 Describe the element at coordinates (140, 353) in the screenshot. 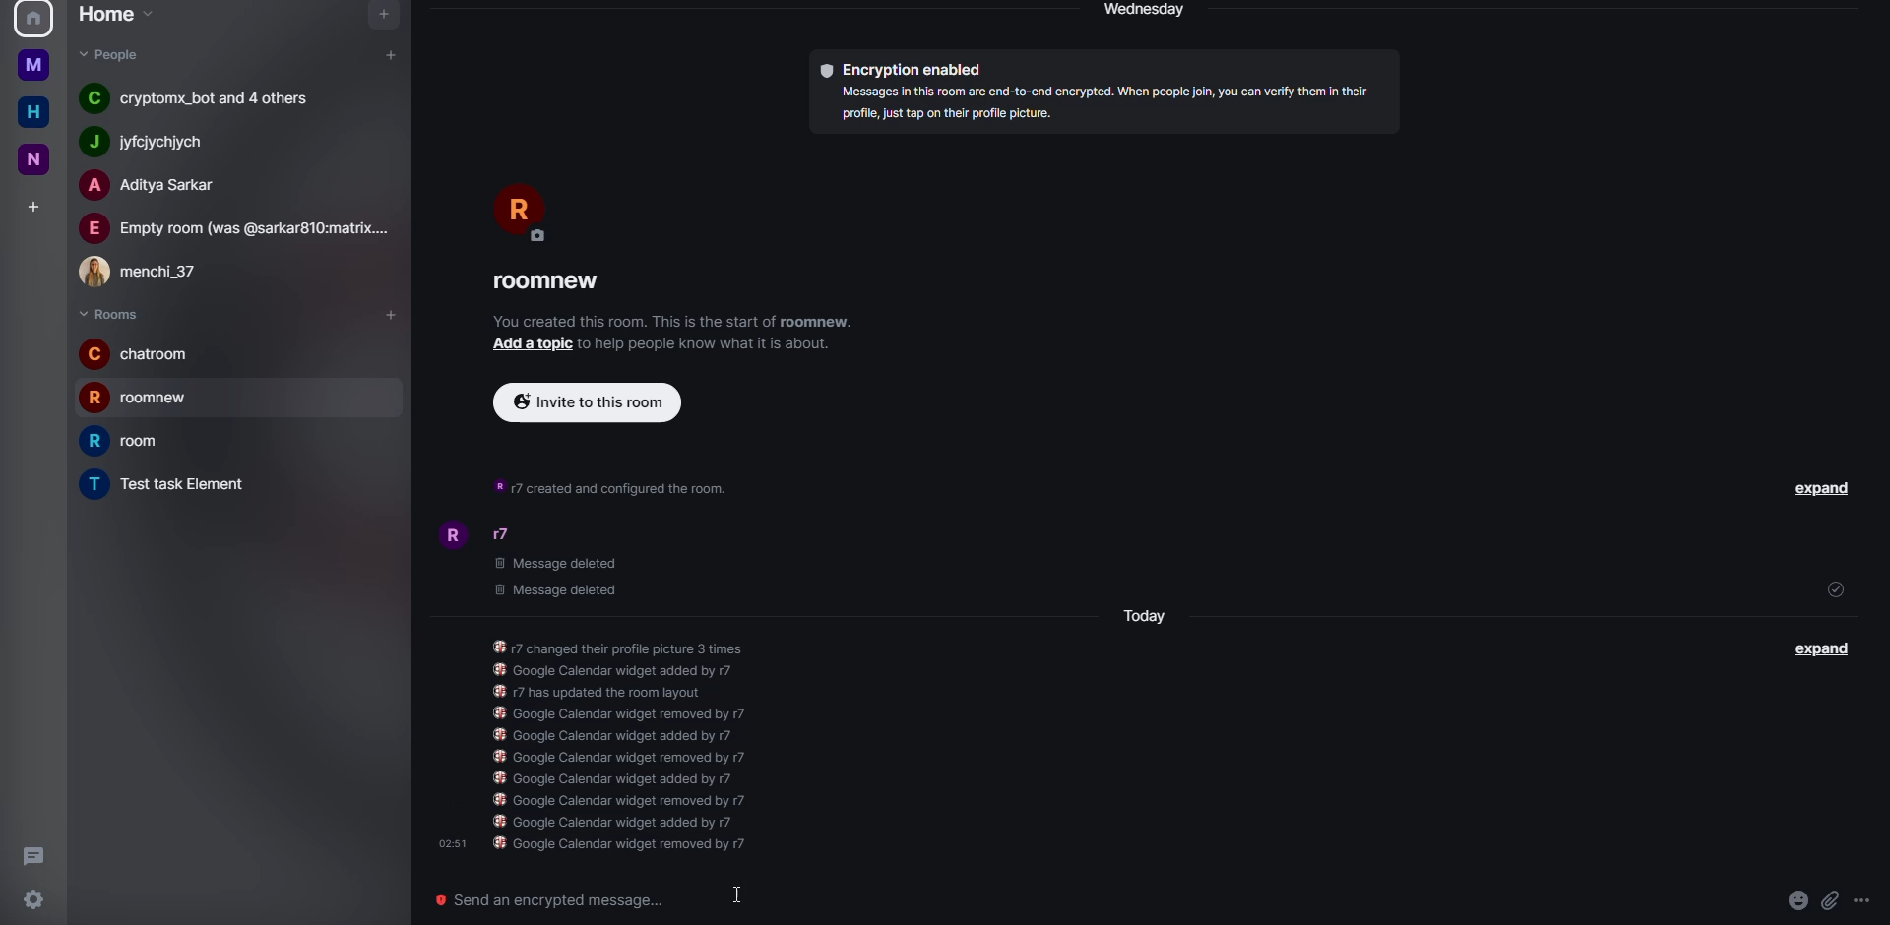

I see `room` at that location.